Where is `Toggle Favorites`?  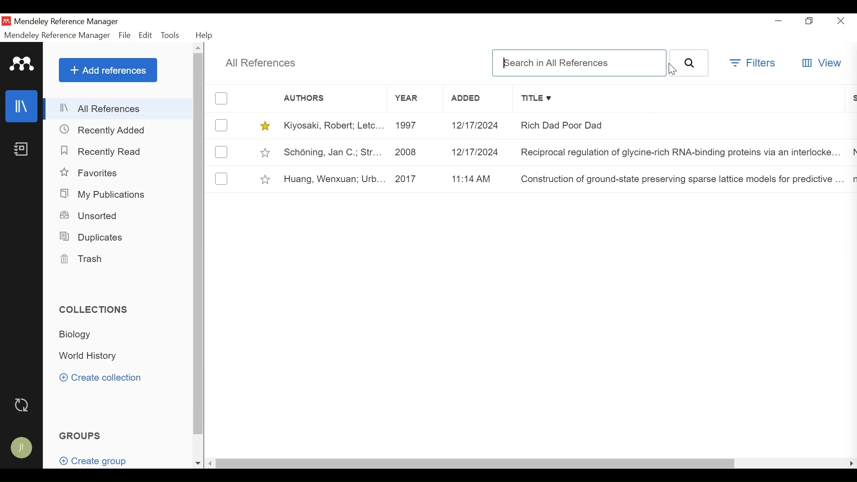
Toggle Favorites is located at coordinates (266, 179).